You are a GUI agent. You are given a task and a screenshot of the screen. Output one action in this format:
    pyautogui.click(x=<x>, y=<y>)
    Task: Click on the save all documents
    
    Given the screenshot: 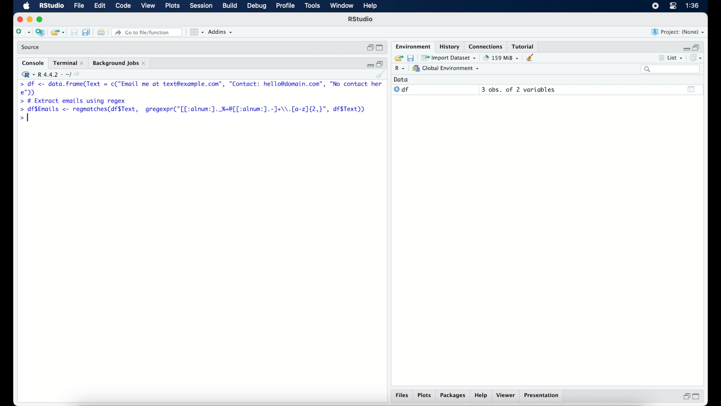 What is the action you would take?
    pyautogui.click(x=86, y=32)
    